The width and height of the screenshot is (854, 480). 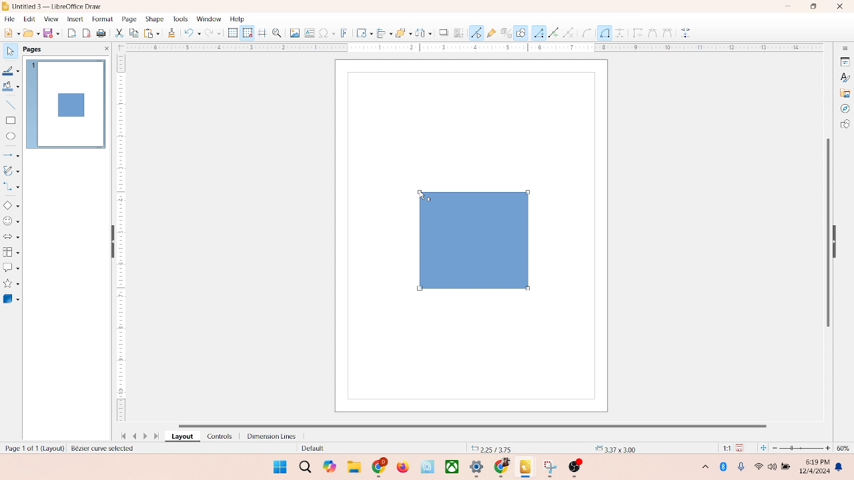 I want to click on tools, so click(x=179, y=19).